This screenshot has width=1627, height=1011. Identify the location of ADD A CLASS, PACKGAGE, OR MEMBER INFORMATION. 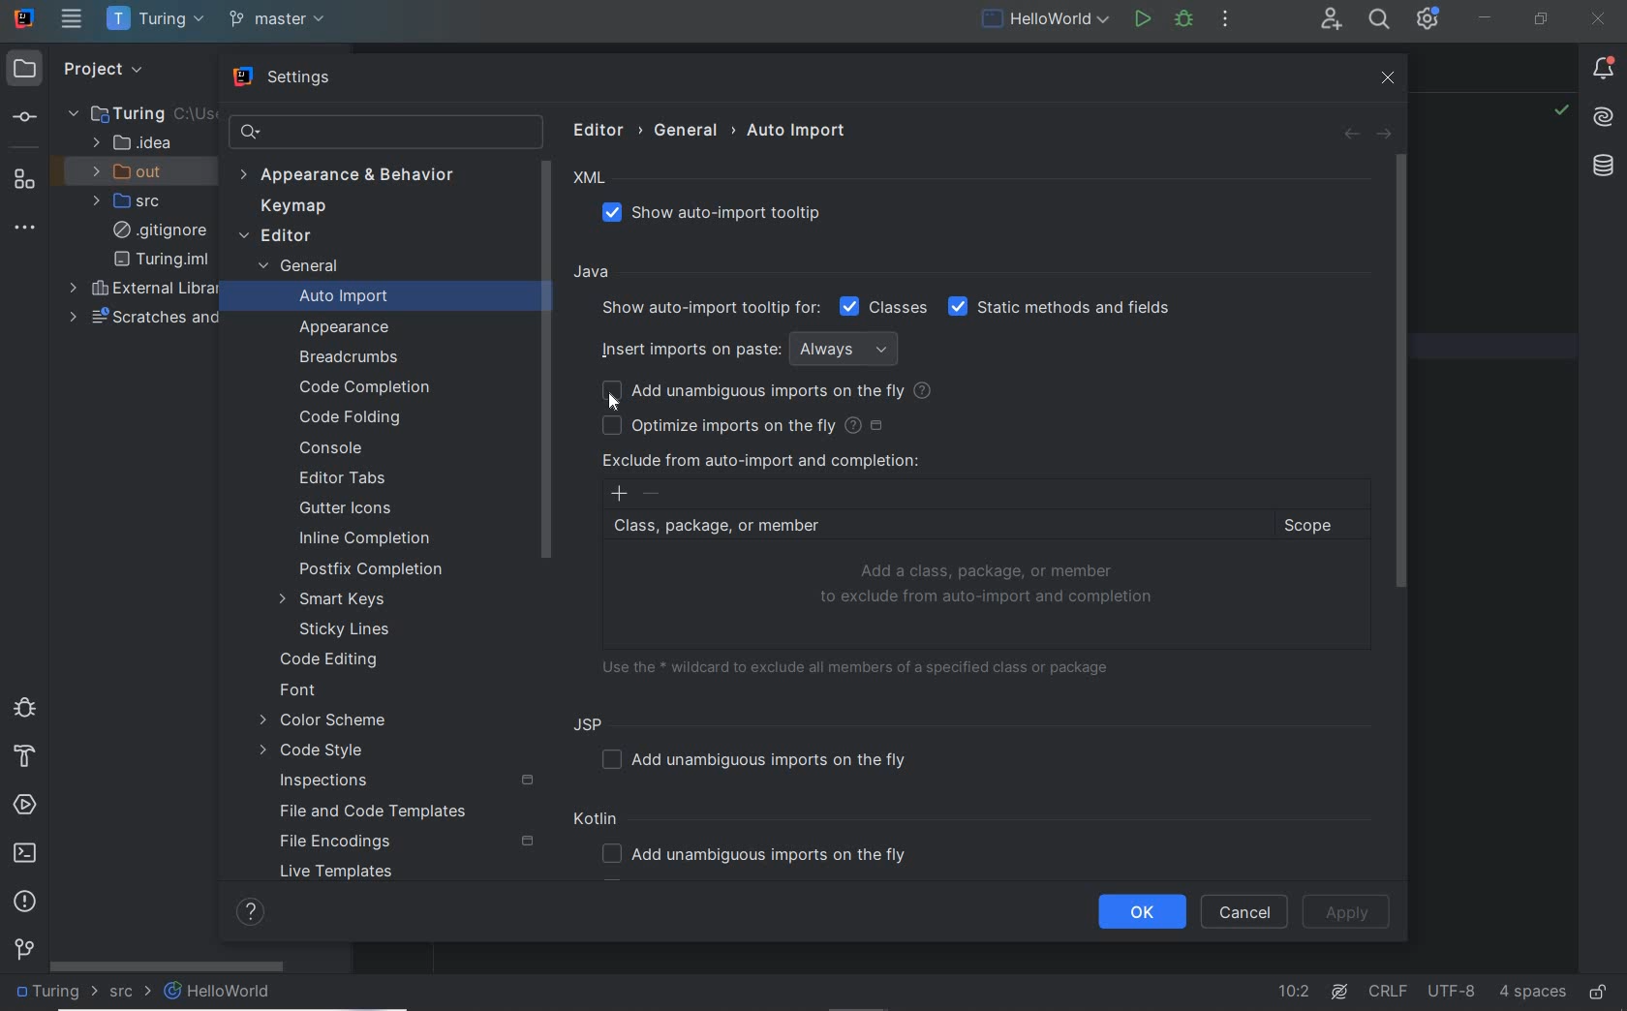
(990, 585).